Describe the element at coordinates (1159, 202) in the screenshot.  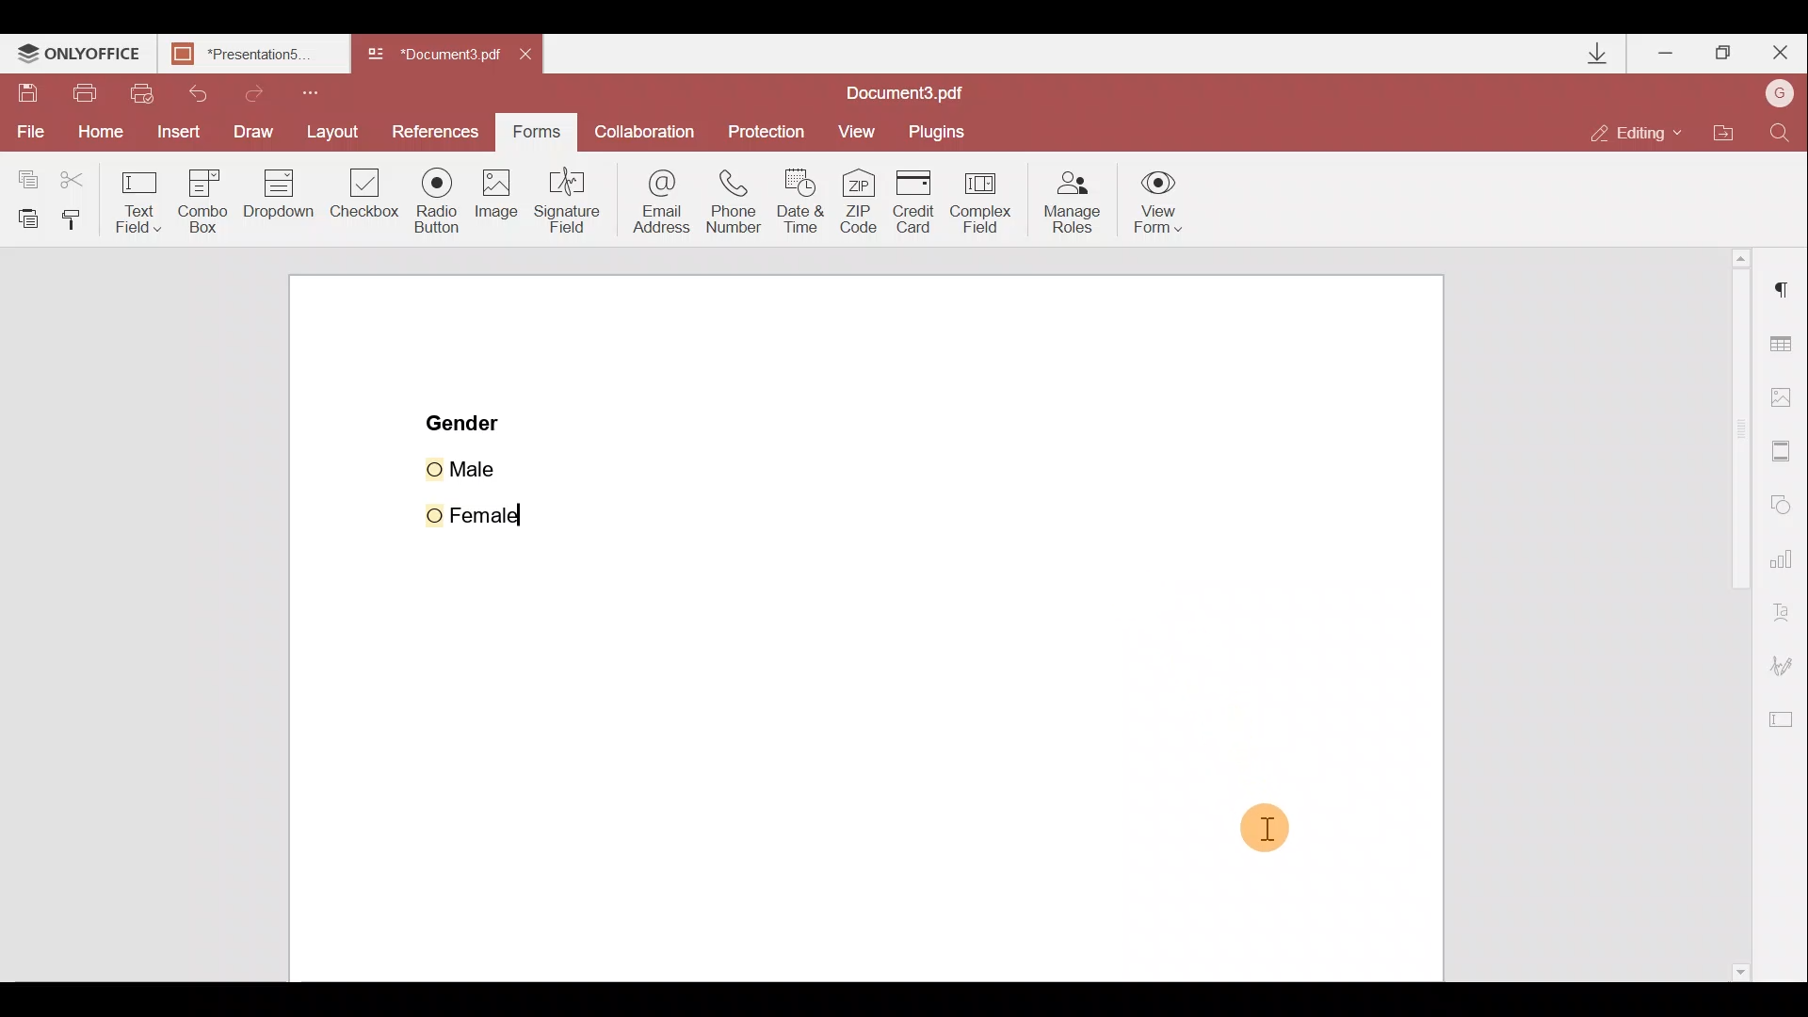
I see `View form` at that location.